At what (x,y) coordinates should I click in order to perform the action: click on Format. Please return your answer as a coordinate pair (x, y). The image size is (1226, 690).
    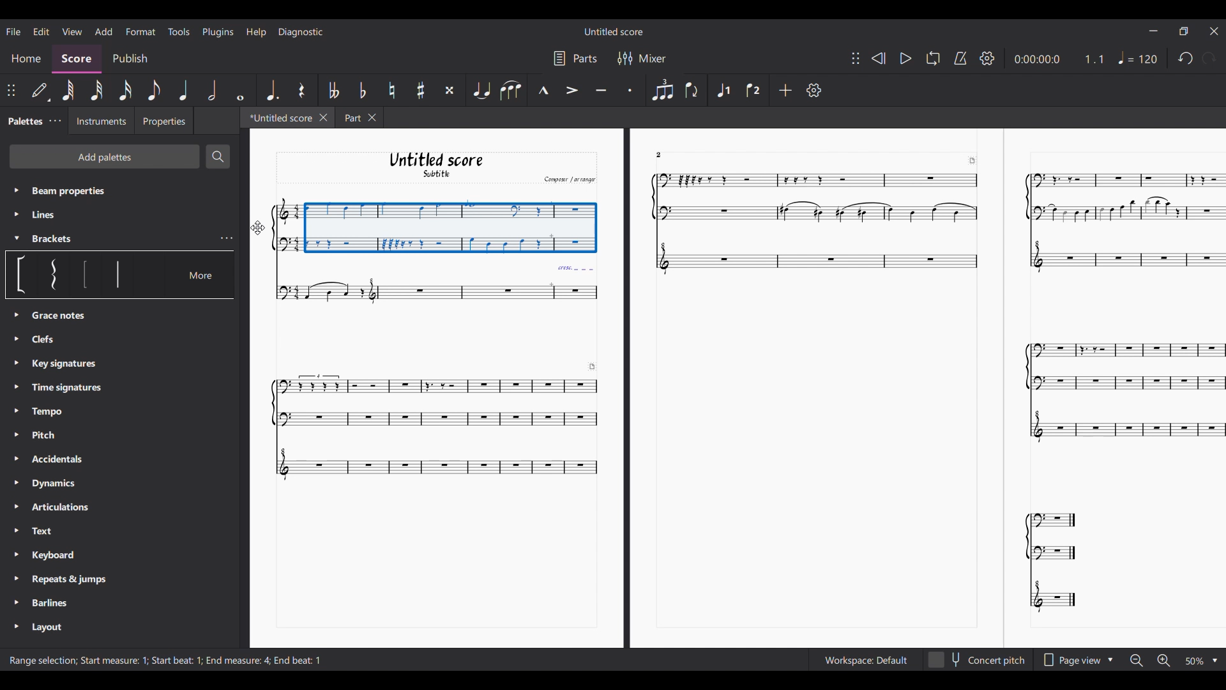
    Looking at the image, I should click on (141, 31).